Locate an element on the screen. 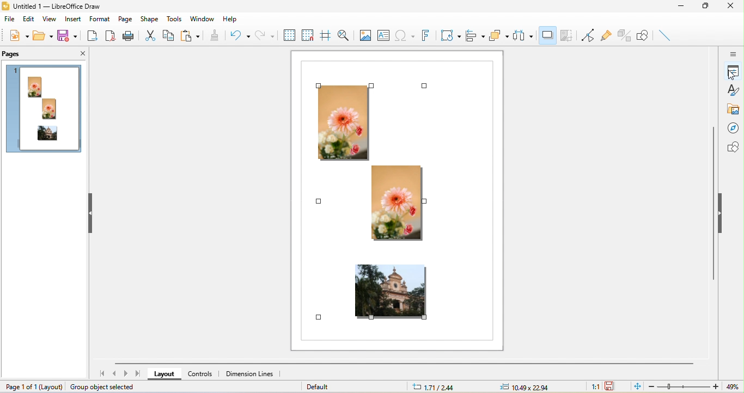 The image size is (744, 393). group object selected is located at coordinates (108, 387).